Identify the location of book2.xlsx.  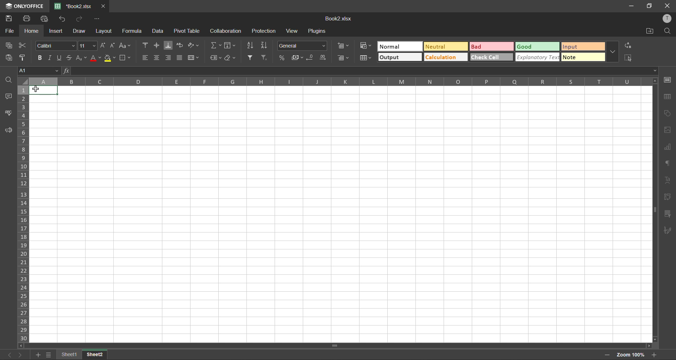
(338, 19).